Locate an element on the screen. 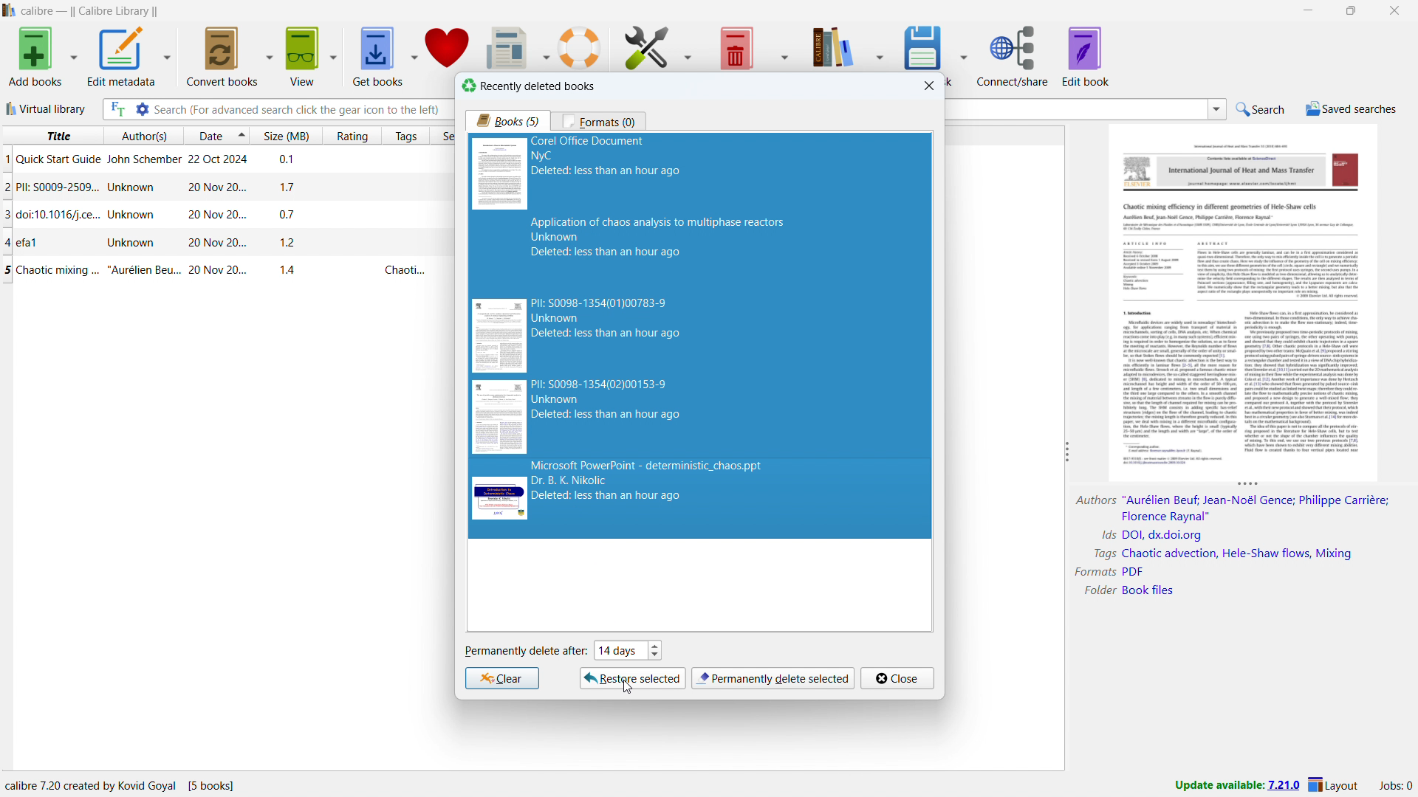 The image size is (1418, 797). do a quick search is located at coordinates (1261, 110).